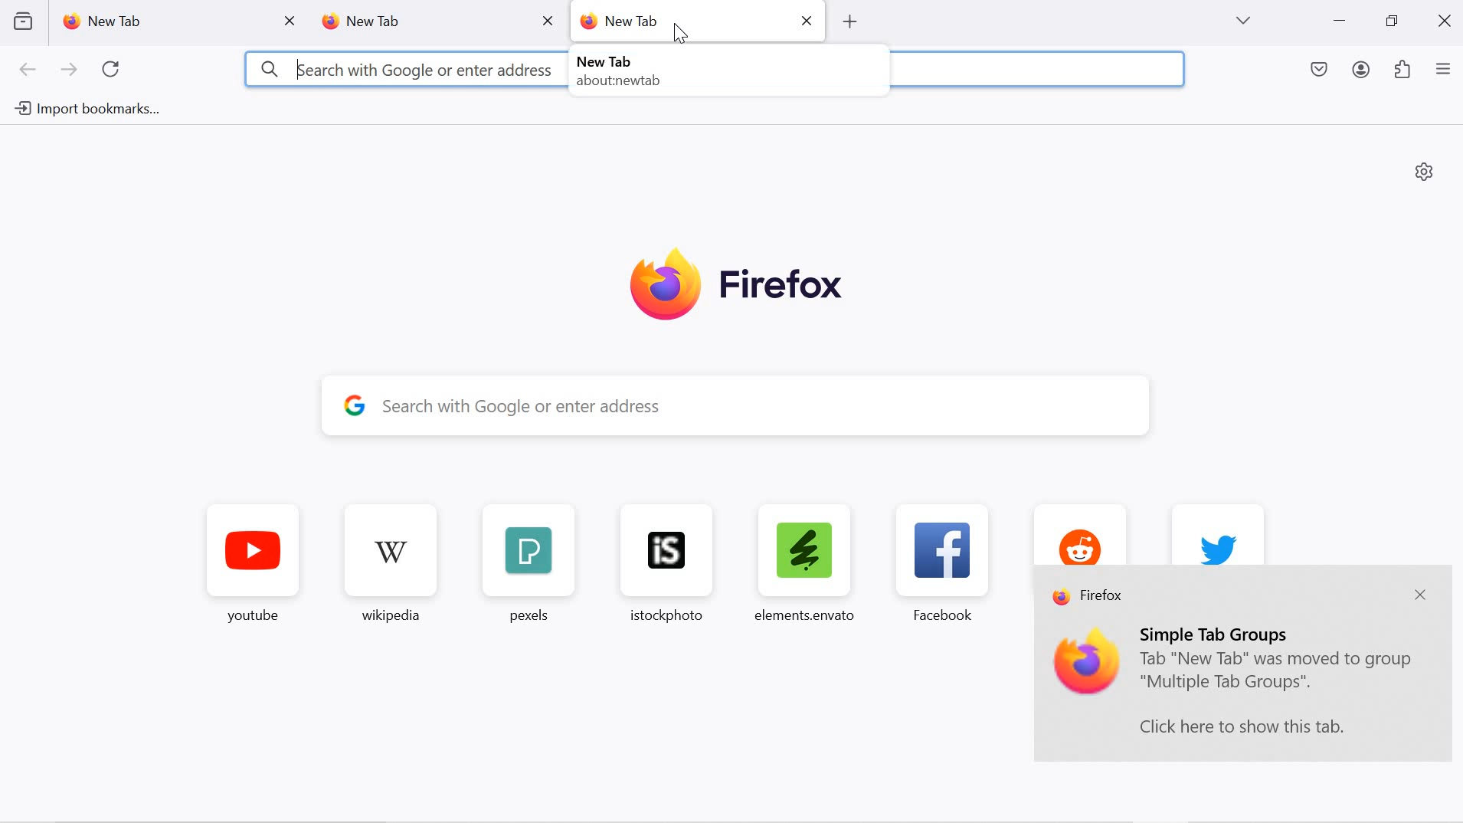 This screenshot has height=823, width=1463. What do you see at coordinates (948, 562) in the screenshot?
I see `facebook favorite` at bounding box center [948, 562].